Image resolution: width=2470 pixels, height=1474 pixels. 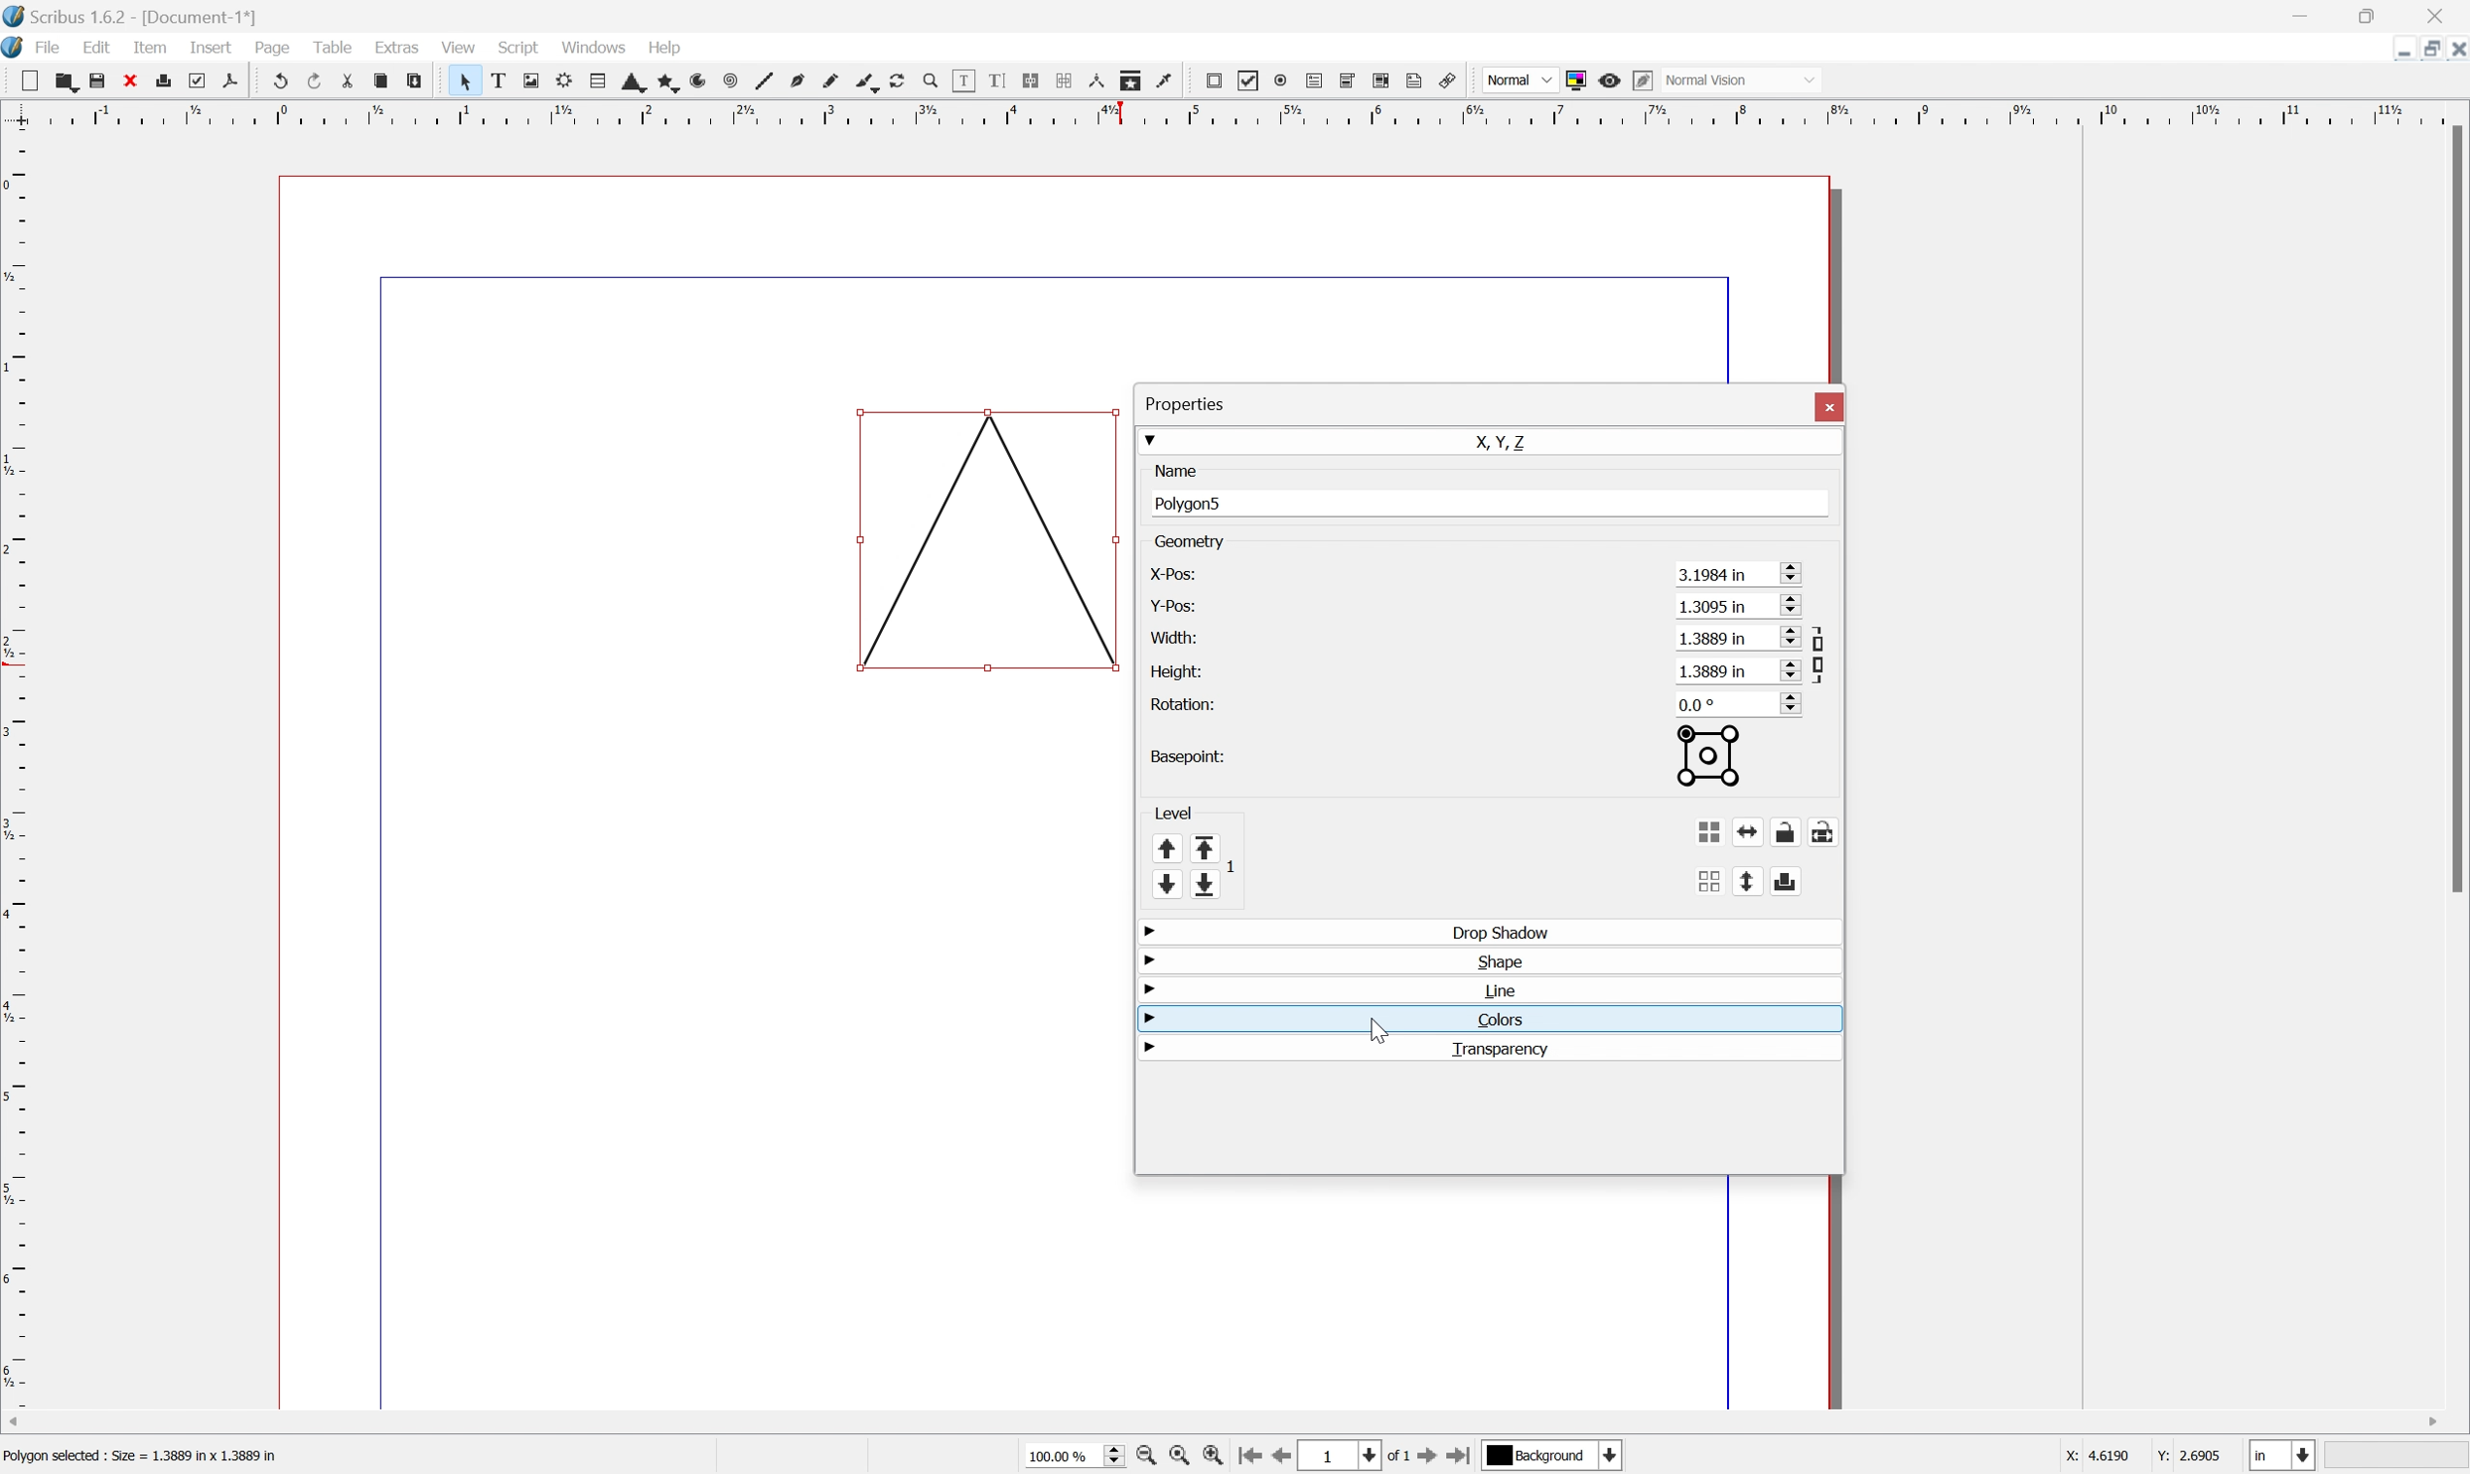 What do you see at coordinates (1416, 81) in the screenshot?
I see `Text annotation` at bounding box center [1416, 81].